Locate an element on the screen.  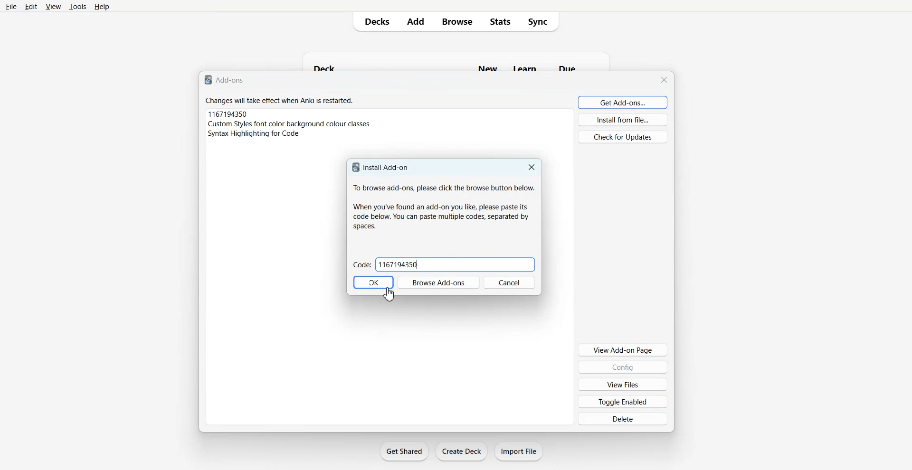
Help is located at coordinates (101, 7).